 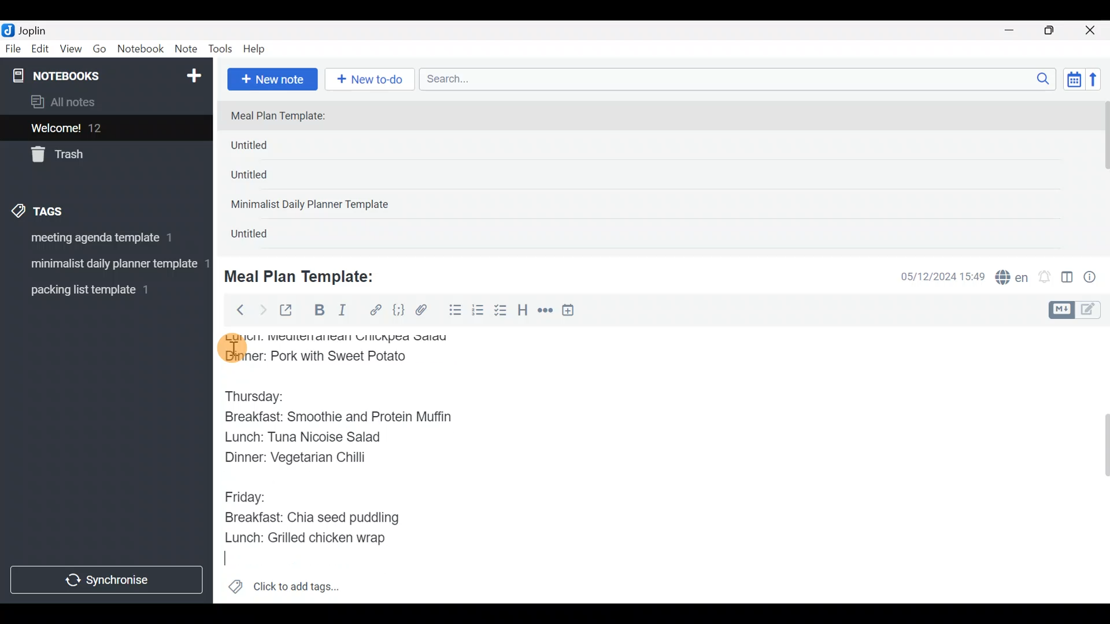 I want to click on Forward, so click(x=262, y=310).